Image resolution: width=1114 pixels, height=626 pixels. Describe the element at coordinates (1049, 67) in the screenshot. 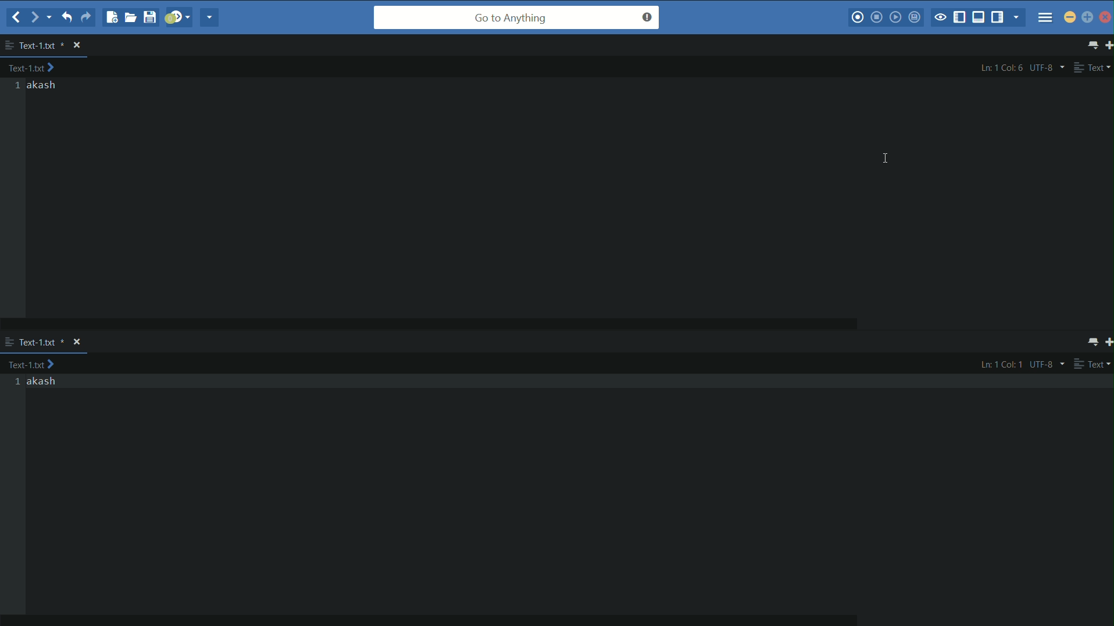

I see `line encoding` at that location.